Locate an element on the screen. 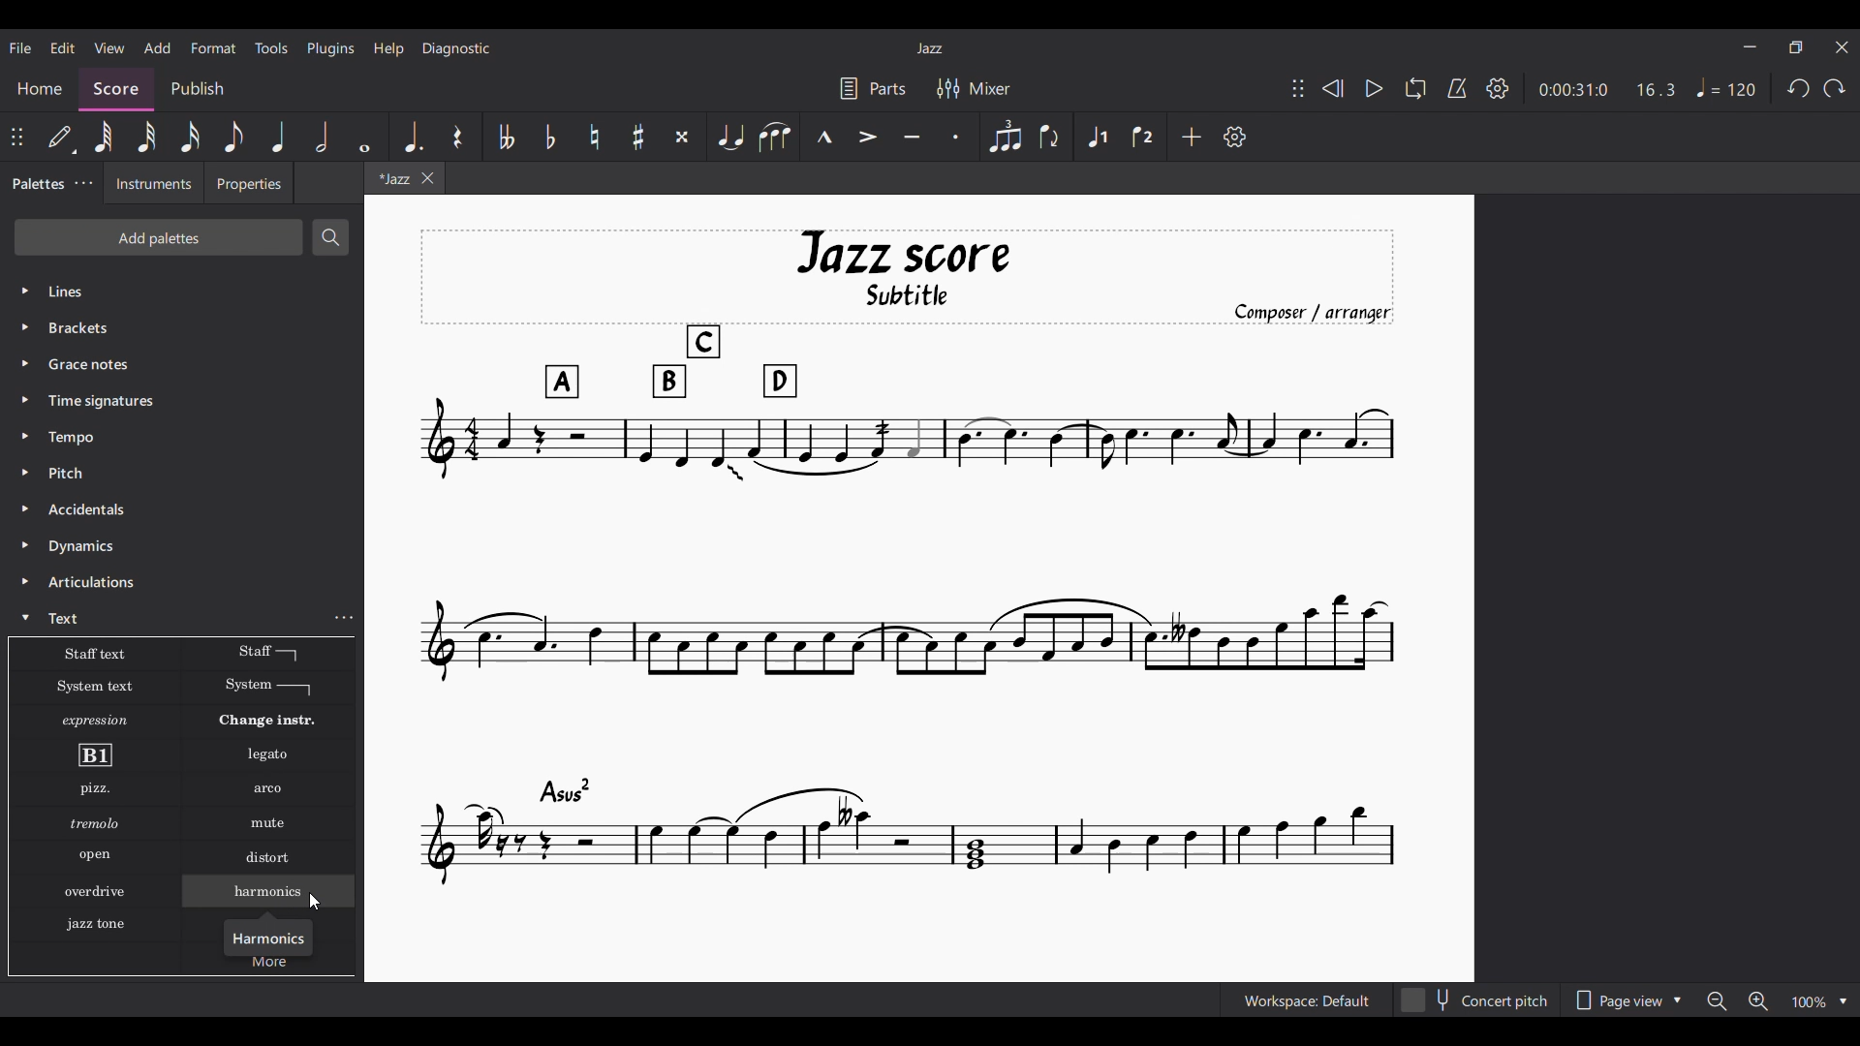 This screenshot has width=1860, height=1046. Format menu is located at coordinates (214, 48).